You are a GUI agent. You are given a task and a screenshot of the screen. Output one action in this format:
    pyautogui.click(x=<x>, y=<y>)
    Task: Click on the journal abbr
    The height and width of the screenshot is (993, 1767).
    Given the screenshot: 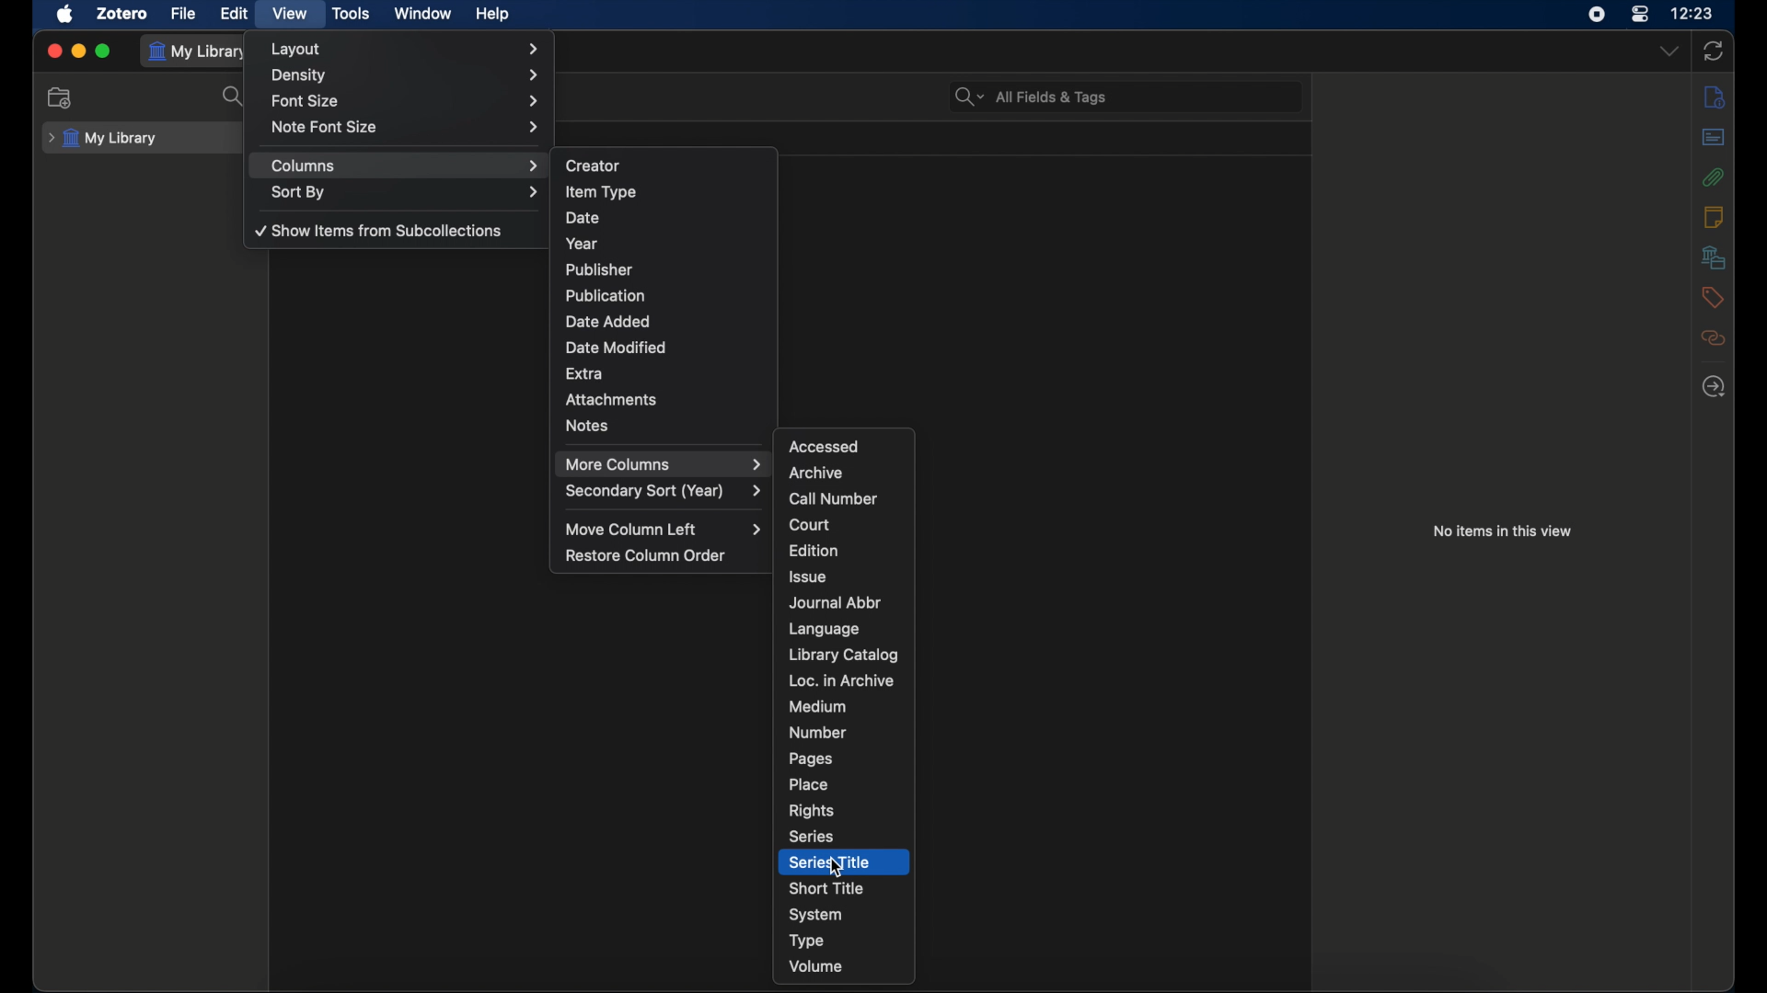 What is the action you would take?
    pyautogui.click(x=835, y=604)
    